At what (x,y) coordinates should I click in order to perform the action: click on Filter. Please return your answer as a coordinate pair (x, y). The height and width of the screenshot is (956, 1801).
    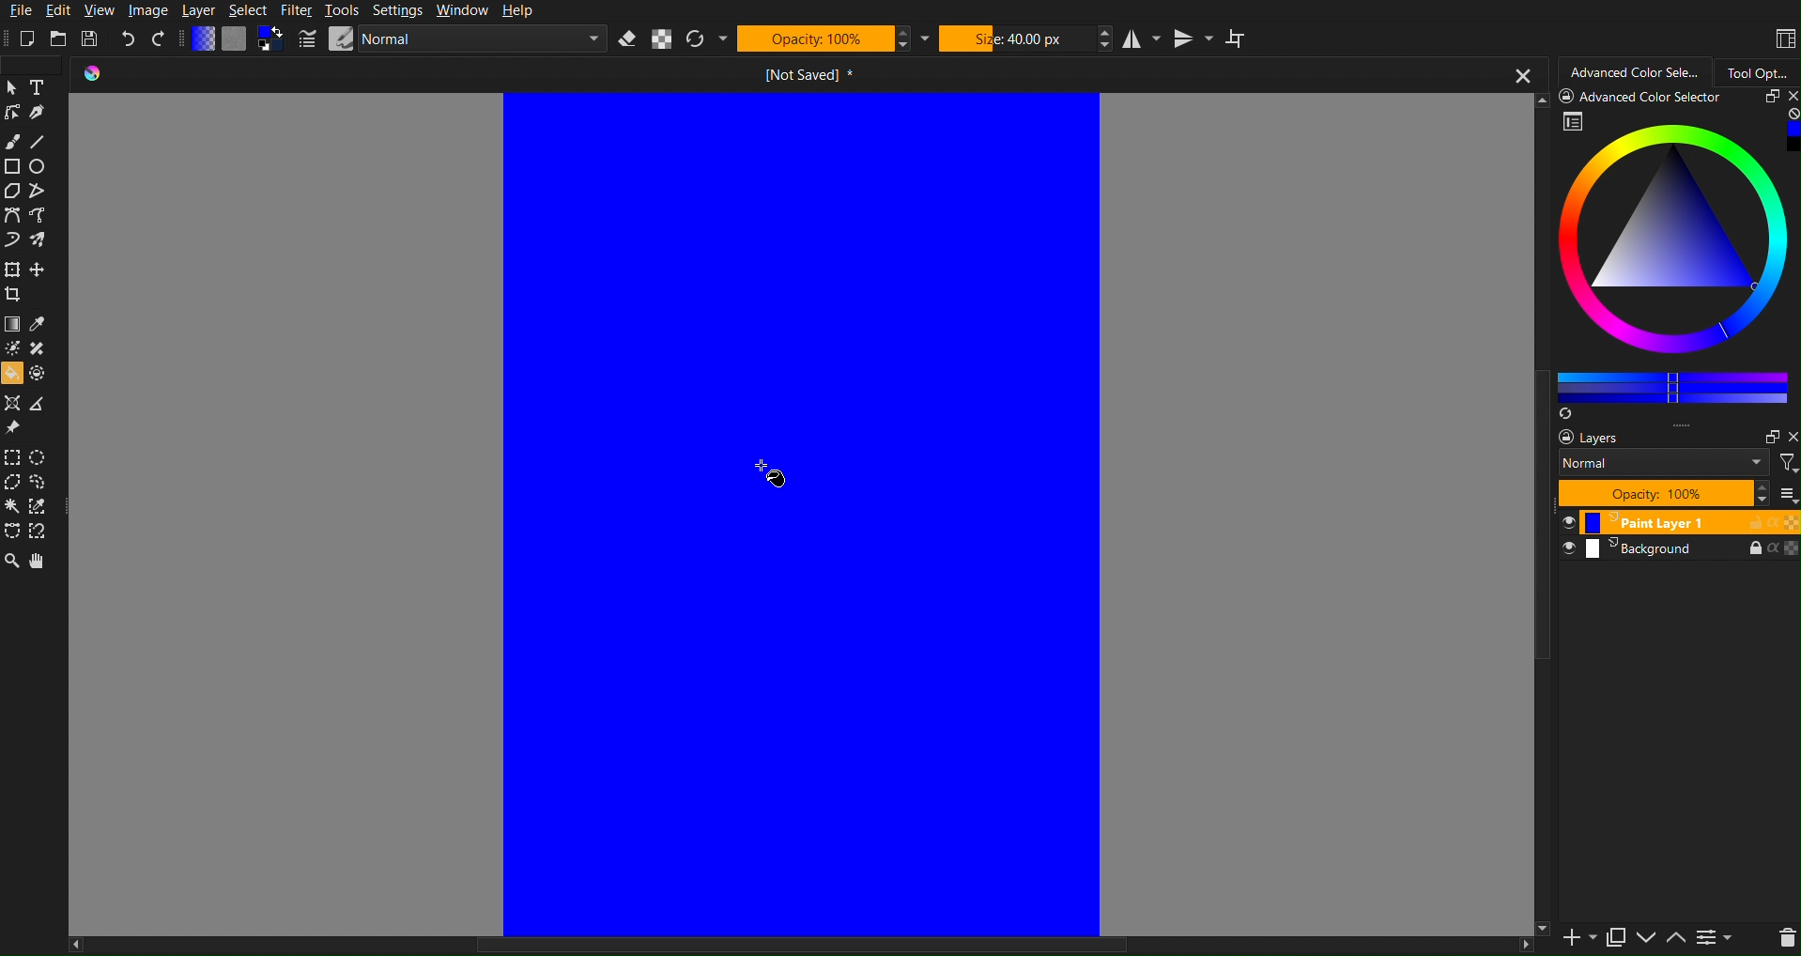
    Looking at the image, I should click on (1786, 461).